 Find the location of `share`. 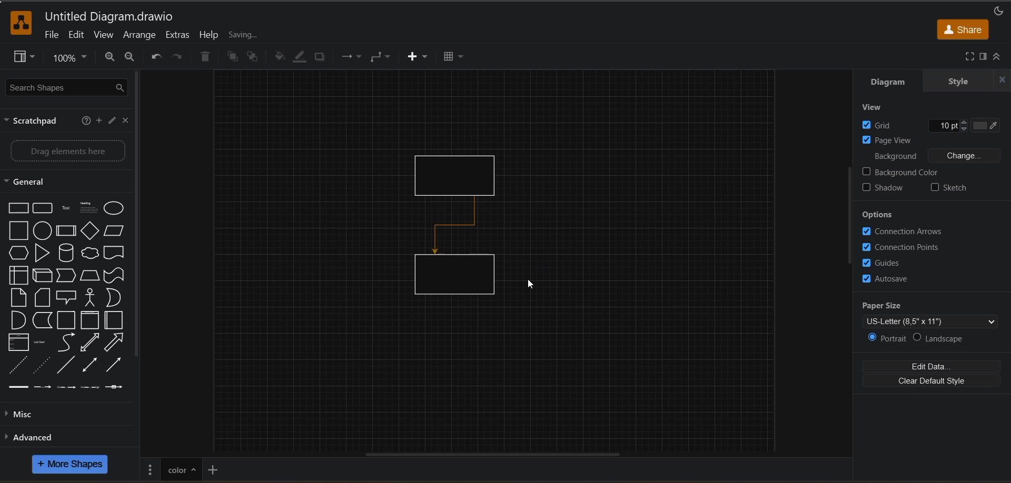

share is located at coordinates (963, 29).